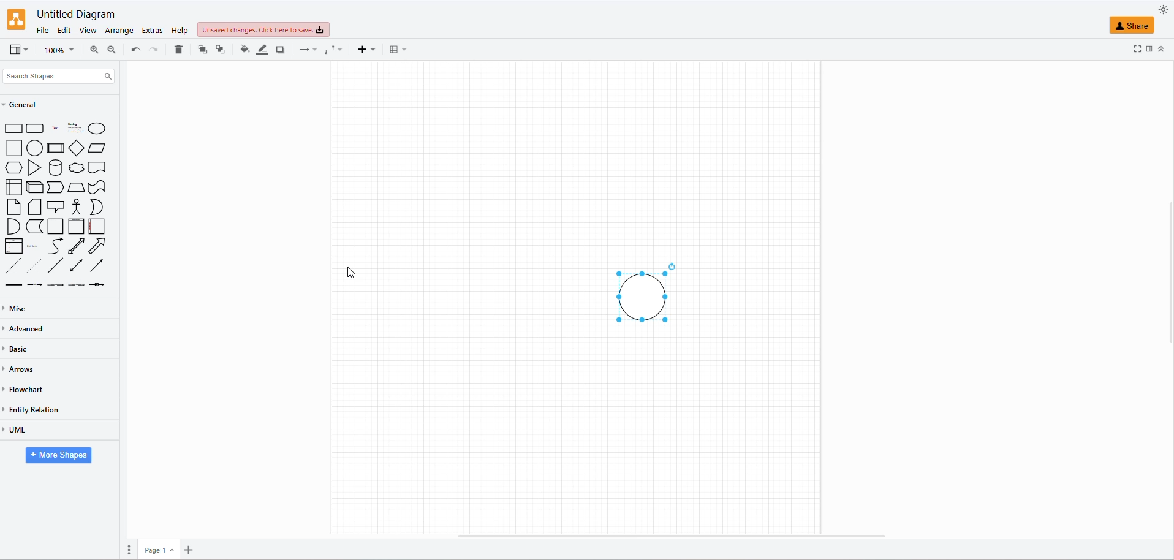  Describe the element at coordinates (56, 246) in the screenshot. I see `CURVE` at that location.